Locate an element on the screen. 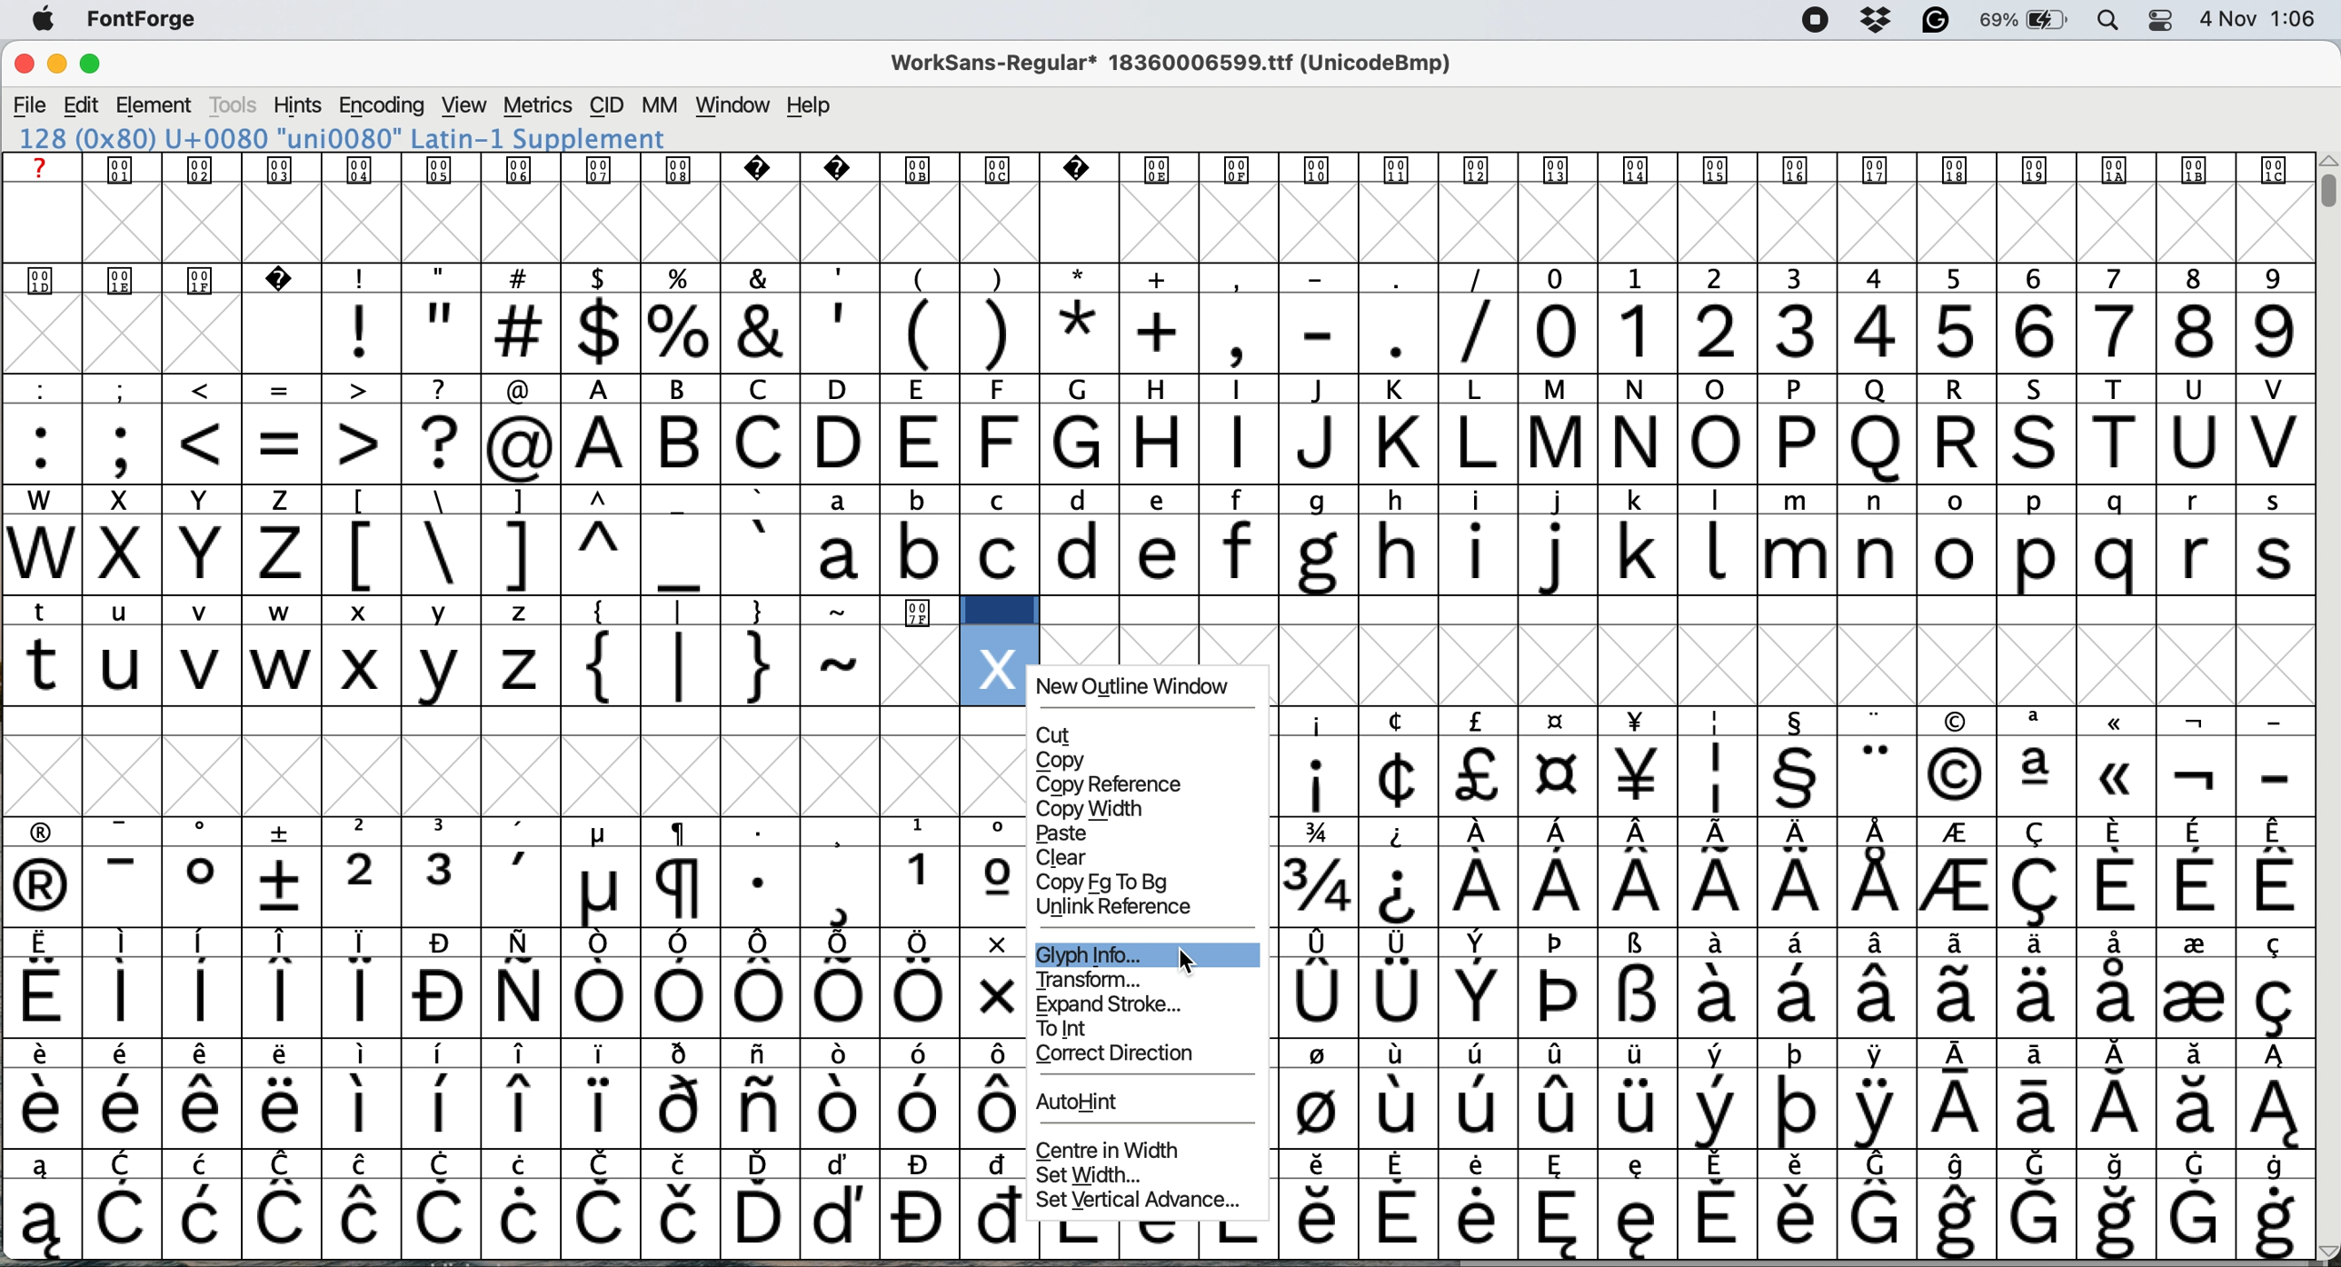 The width and height of the screenshot is (2341, 1267). vertical scroll bar is located at coordinates (2324, 190).